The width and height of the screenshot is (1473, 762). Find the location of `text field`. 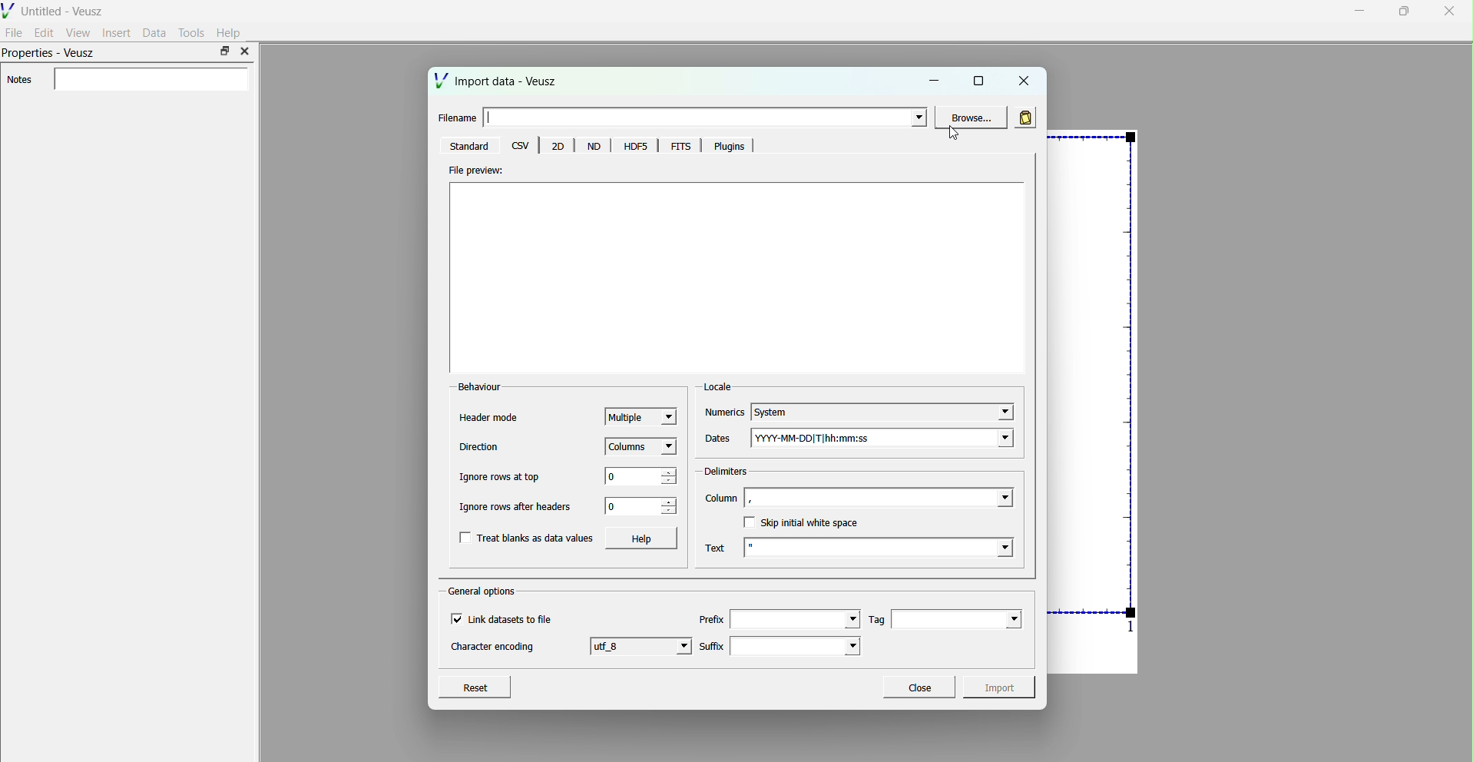

text field is located at coordinates (880, 547).